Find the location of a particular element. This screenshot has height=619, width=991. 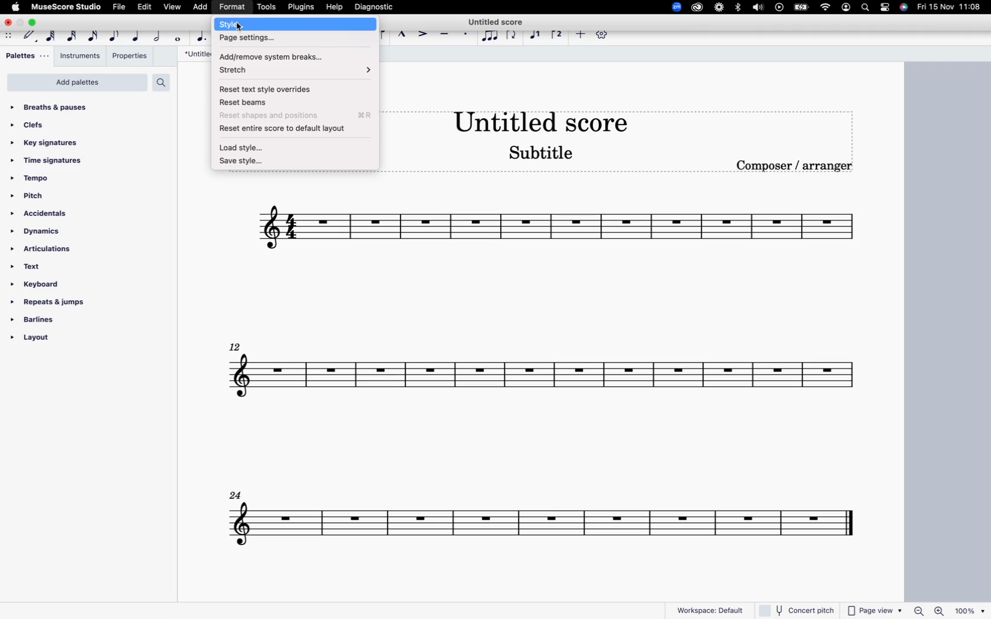

stretch is located at coordinates (245, 70).